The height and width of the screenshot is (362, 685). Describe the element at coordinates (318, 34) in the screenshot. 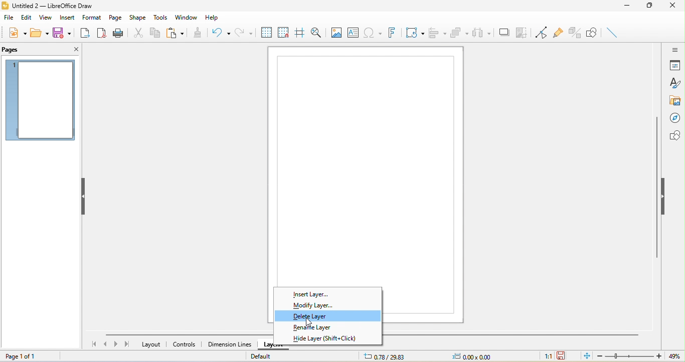

I see `zoom and pan` at that location.